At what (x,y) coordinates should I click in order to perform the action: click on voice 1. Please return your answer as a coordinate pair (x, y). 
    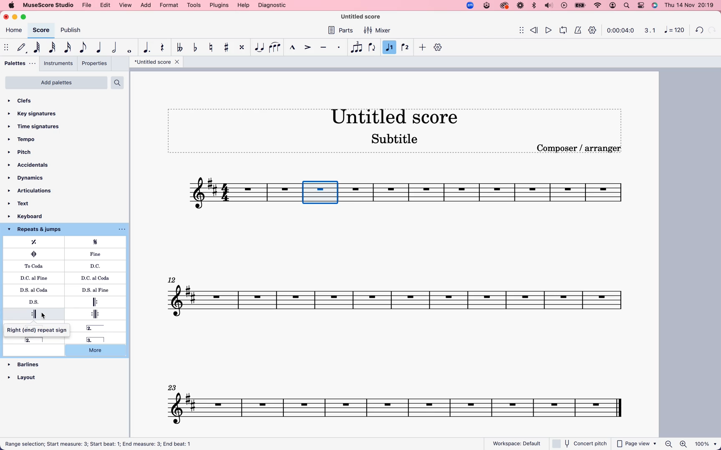
    Looking at the image, I should click on (389, 47).